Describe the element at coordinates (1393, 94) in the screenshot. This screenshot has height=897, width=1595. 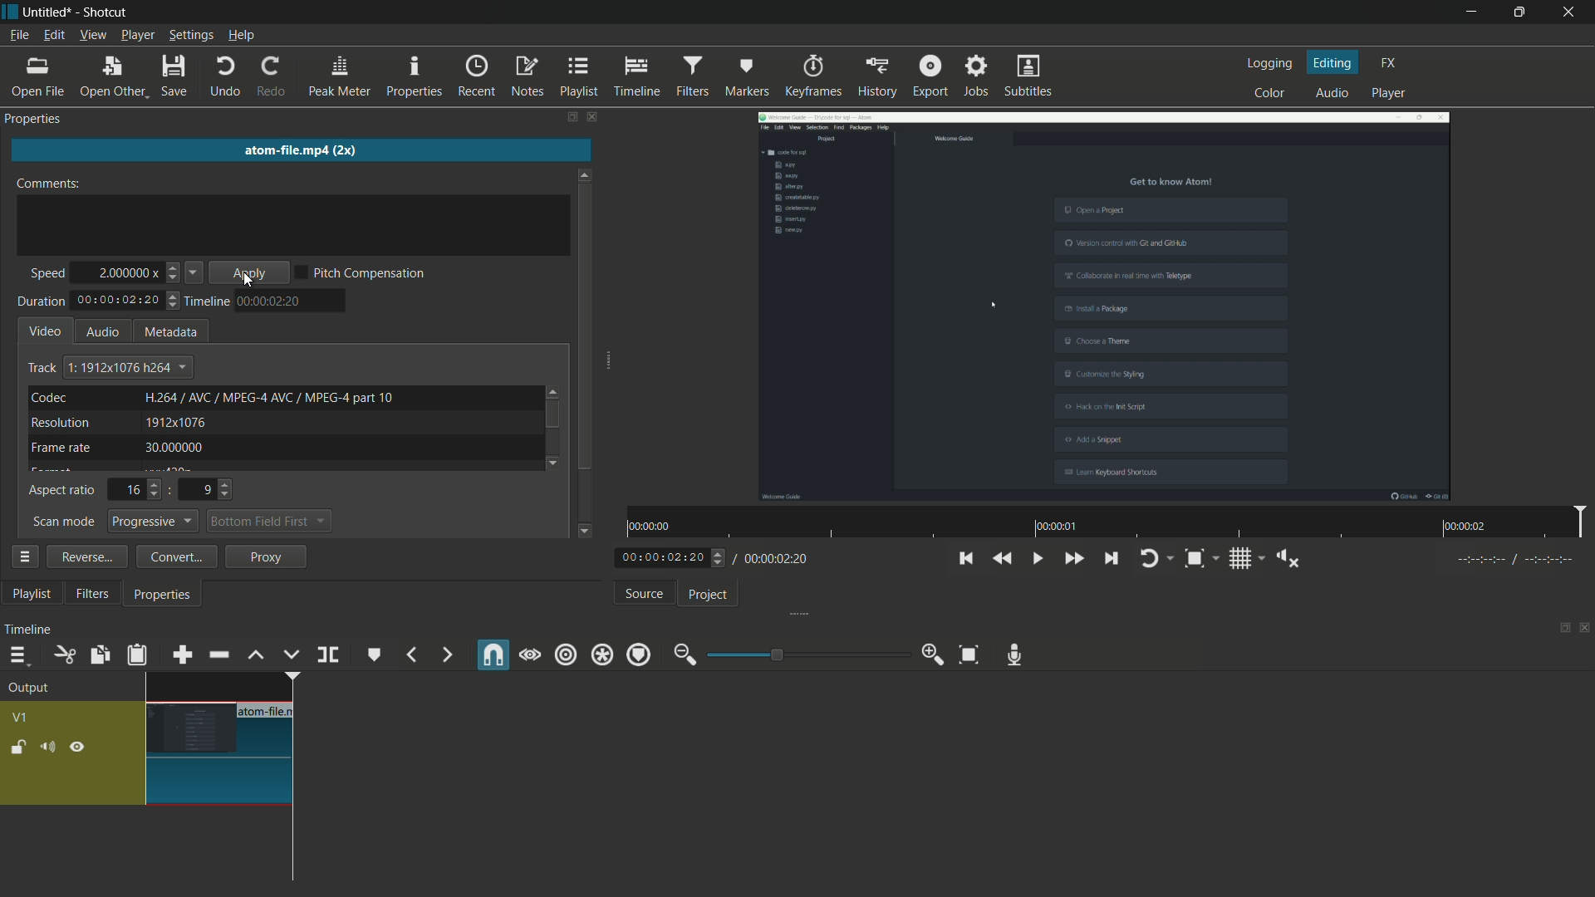
I see `player` at that location.